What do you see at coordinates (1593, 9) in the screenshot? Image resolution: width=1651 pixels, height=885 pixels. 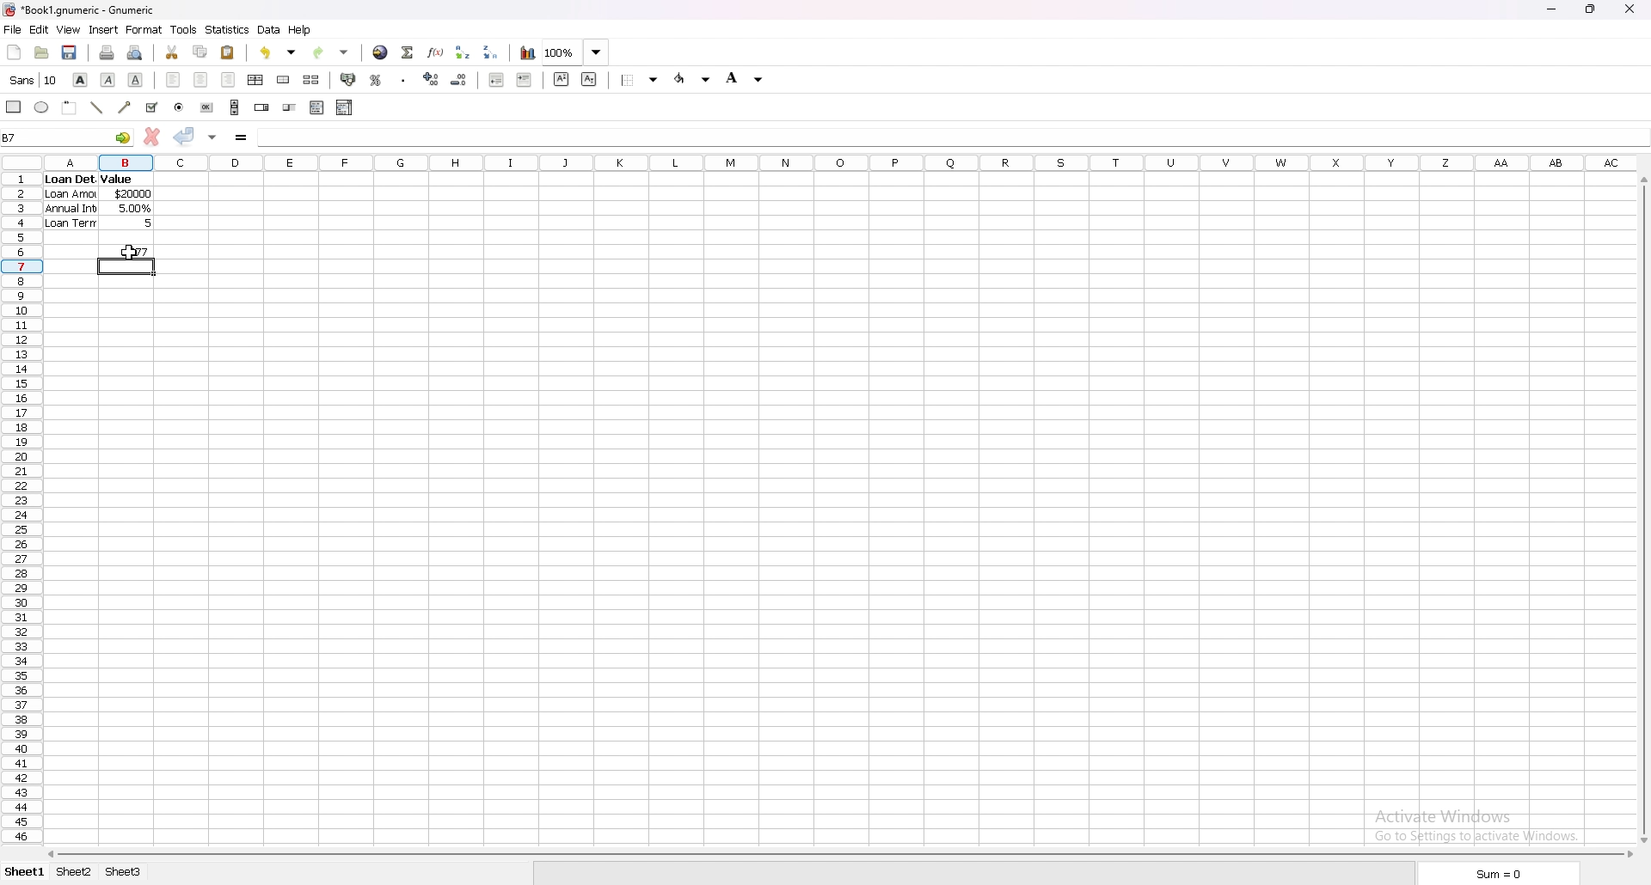 I see `resize` at bounding box center [1593, 9].